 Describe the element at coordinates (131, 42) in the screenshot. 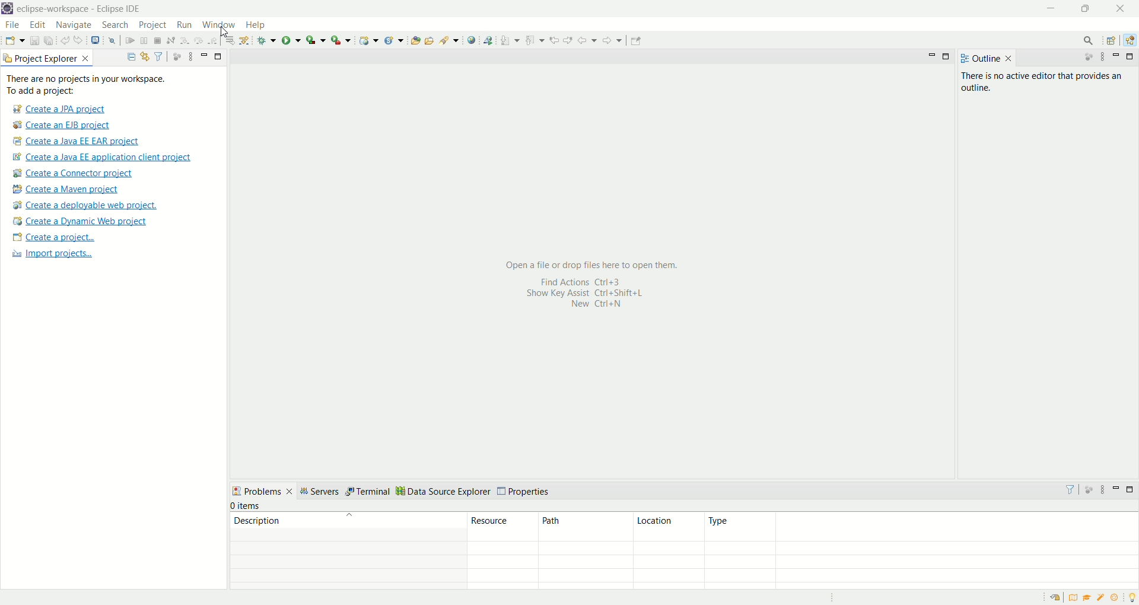

I see `resume` at that location.